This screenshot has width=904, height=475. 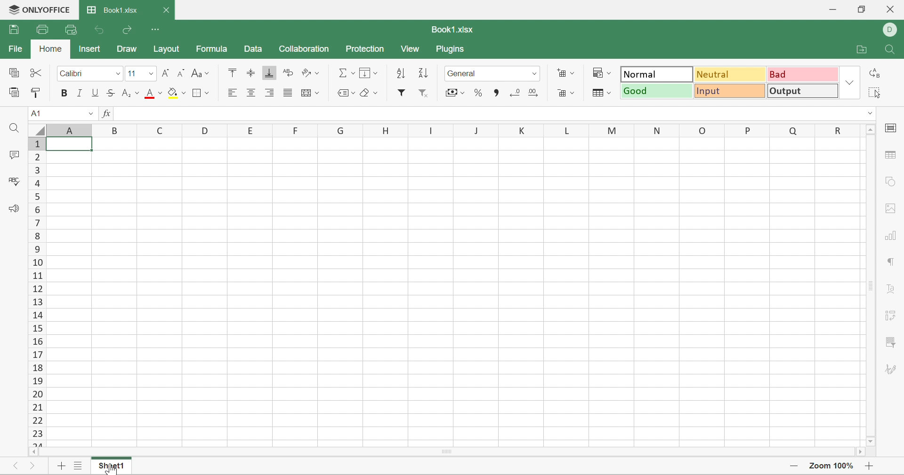 What do you see at coordinates (112, 10) in the screenshot?
I see `Book1.xlsx` at bounding box center [112, 10].